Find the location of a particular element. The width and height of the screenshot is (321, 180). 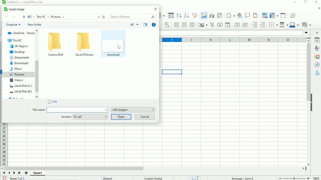

Sort descending is located at coordinates (186, 15).